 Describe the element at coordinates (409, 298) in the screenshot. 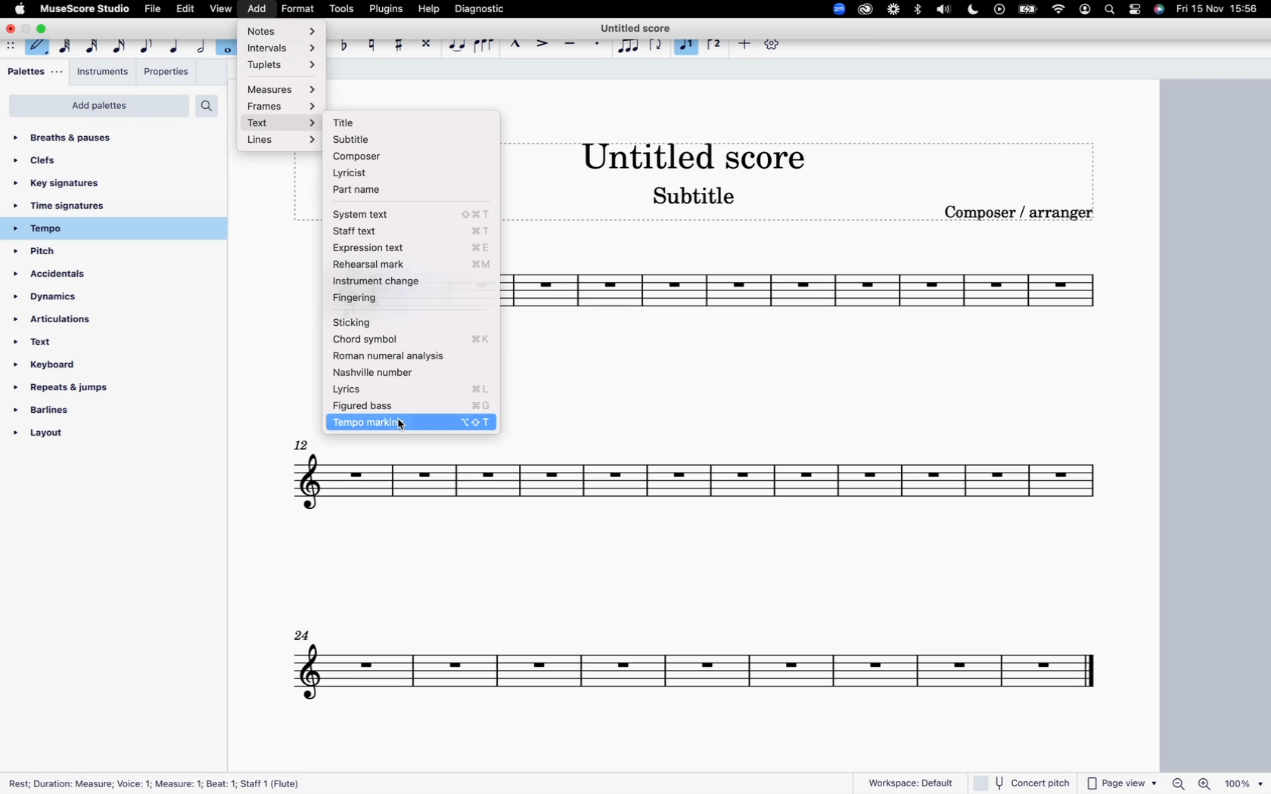

I see `fingering` at that location.